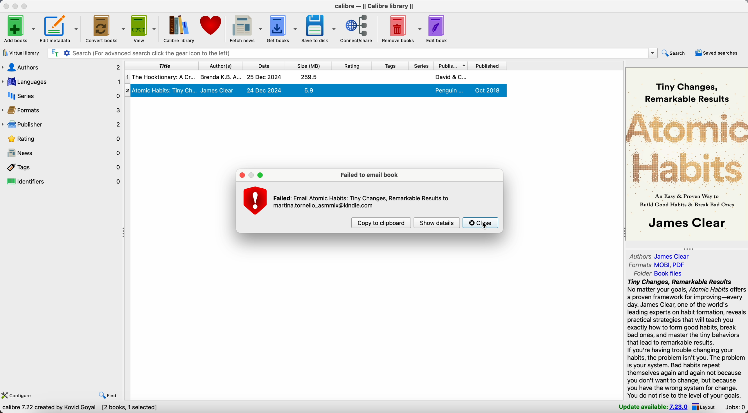 This screenshot has width=748, height=413. Describe the element at coordinates (382, 223) in the screenshot. I see `copy to clipboard` at that location.